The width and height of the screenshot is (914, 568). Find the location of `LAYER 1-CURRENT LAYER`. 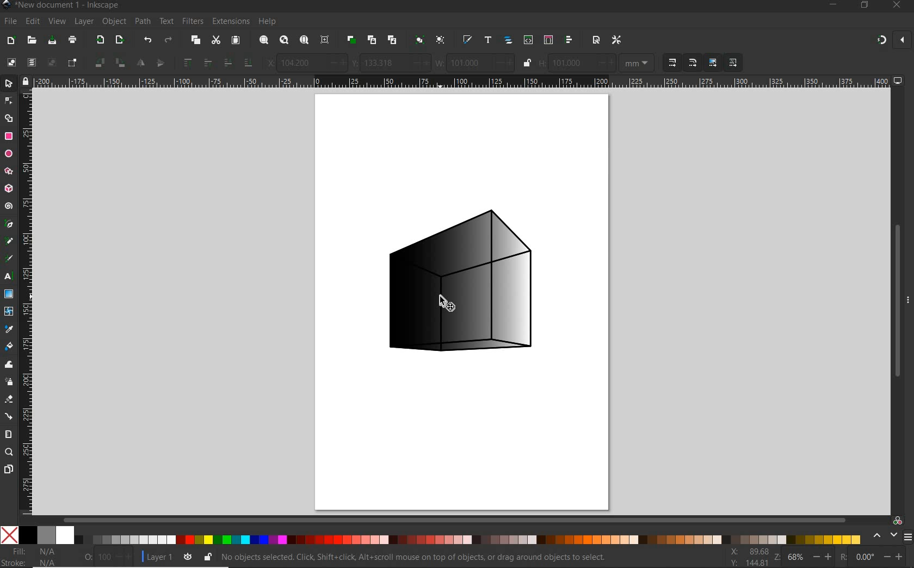

LAYER 1-CURRENT LAYER is located at coordinates (156, 558).